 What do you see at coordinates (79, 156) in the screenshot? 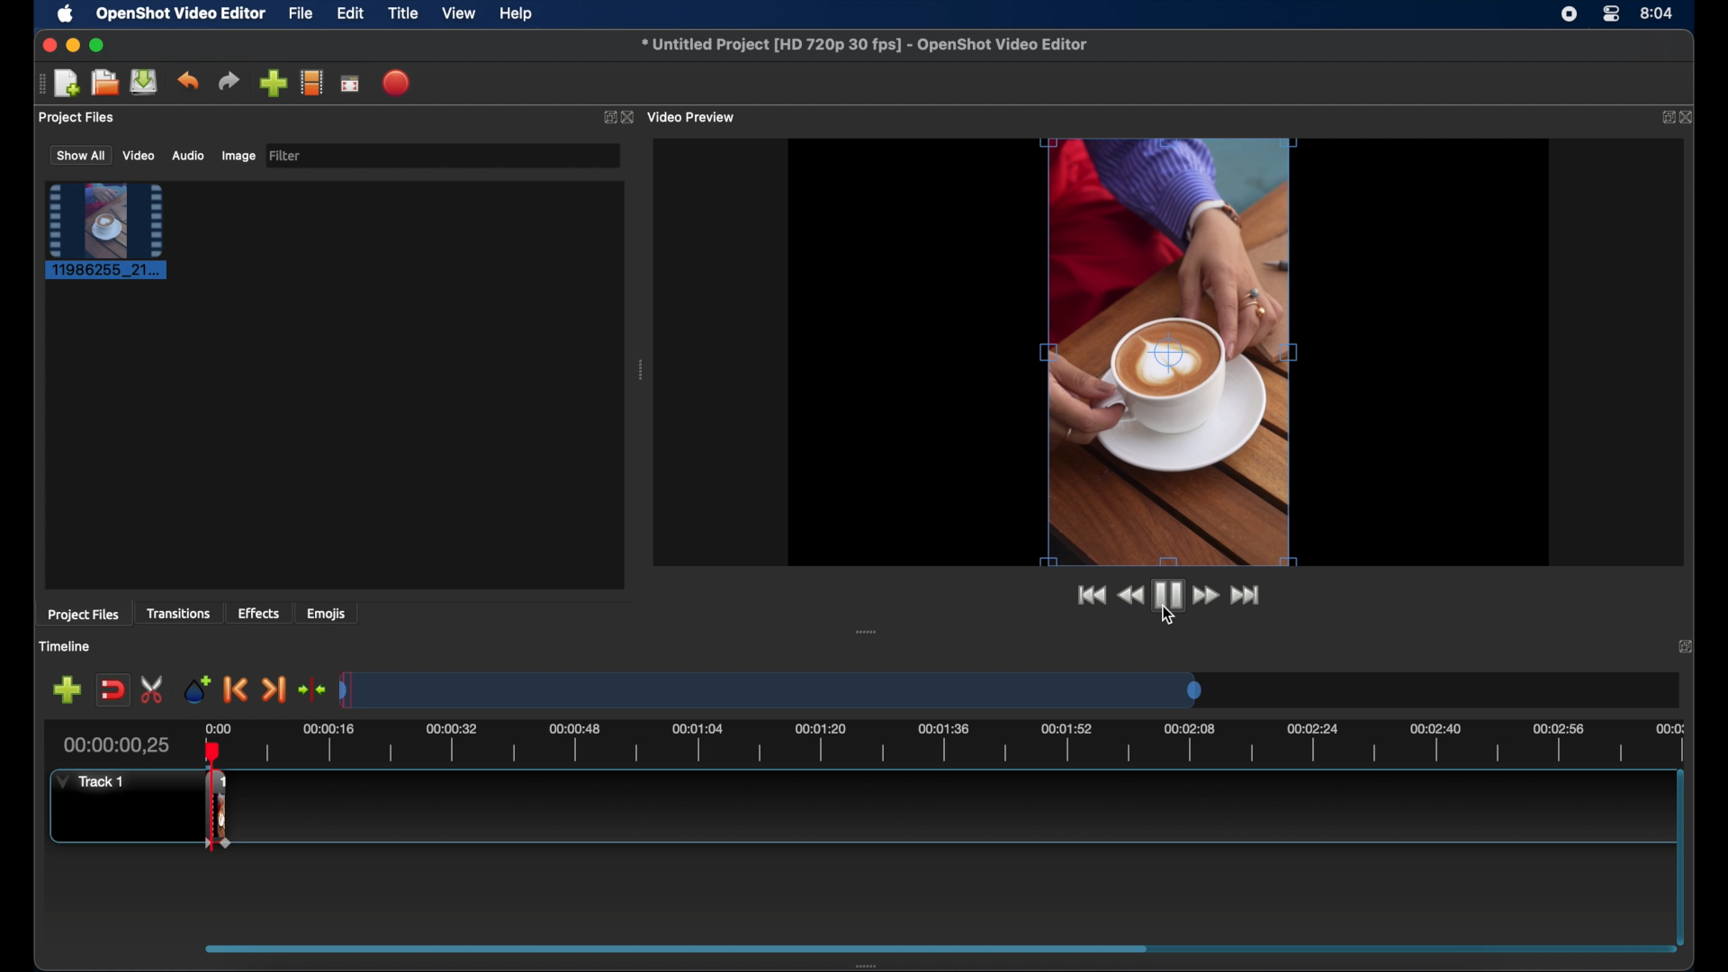
I see `show all` at bounding box center [79, 156].